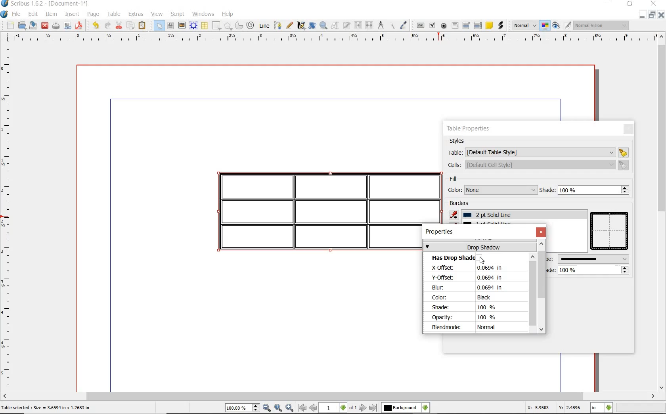 The height and width of the screenshot is (414, 666). I want to click on close, so click(45, 25).